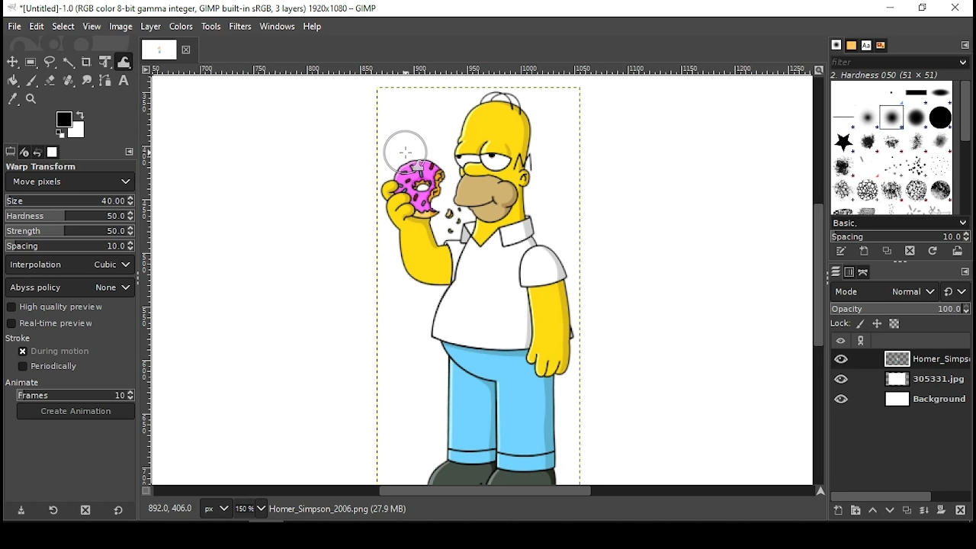 This screenshot has height=549, width=976. Describe the element at coordinates (277, 26) in the screenshot. I see `windows` at that location.